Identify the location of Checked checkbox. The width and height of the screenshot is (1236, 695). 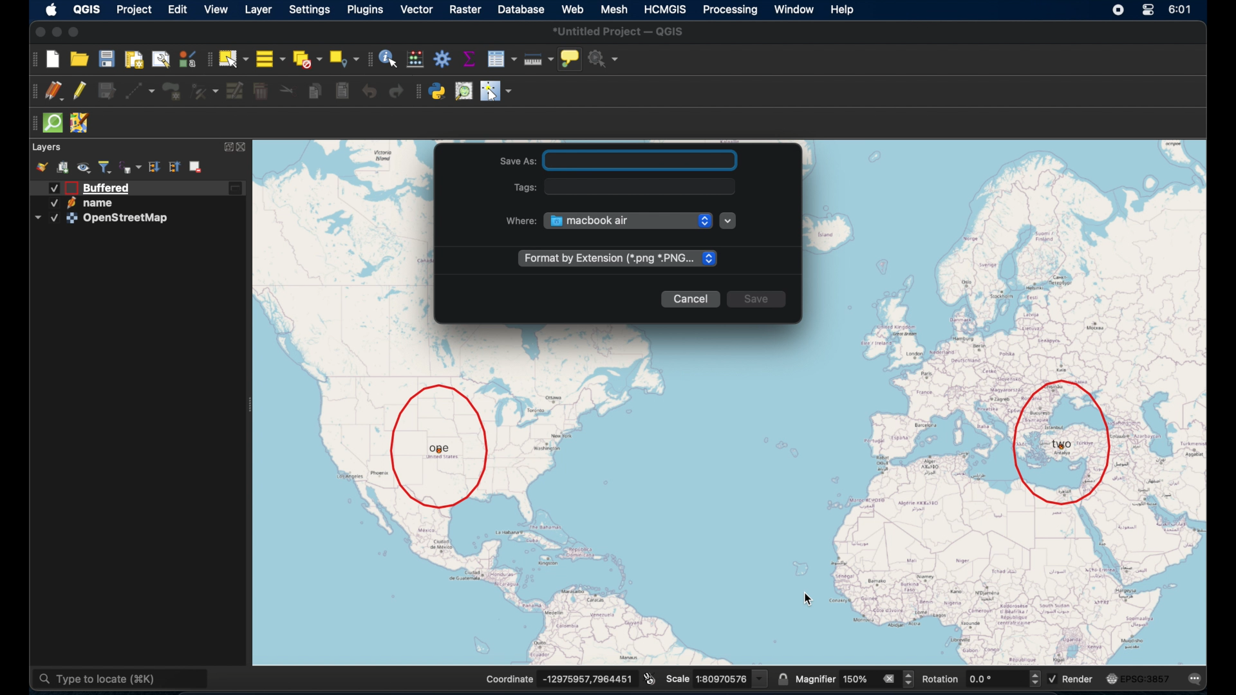
(53, 218).